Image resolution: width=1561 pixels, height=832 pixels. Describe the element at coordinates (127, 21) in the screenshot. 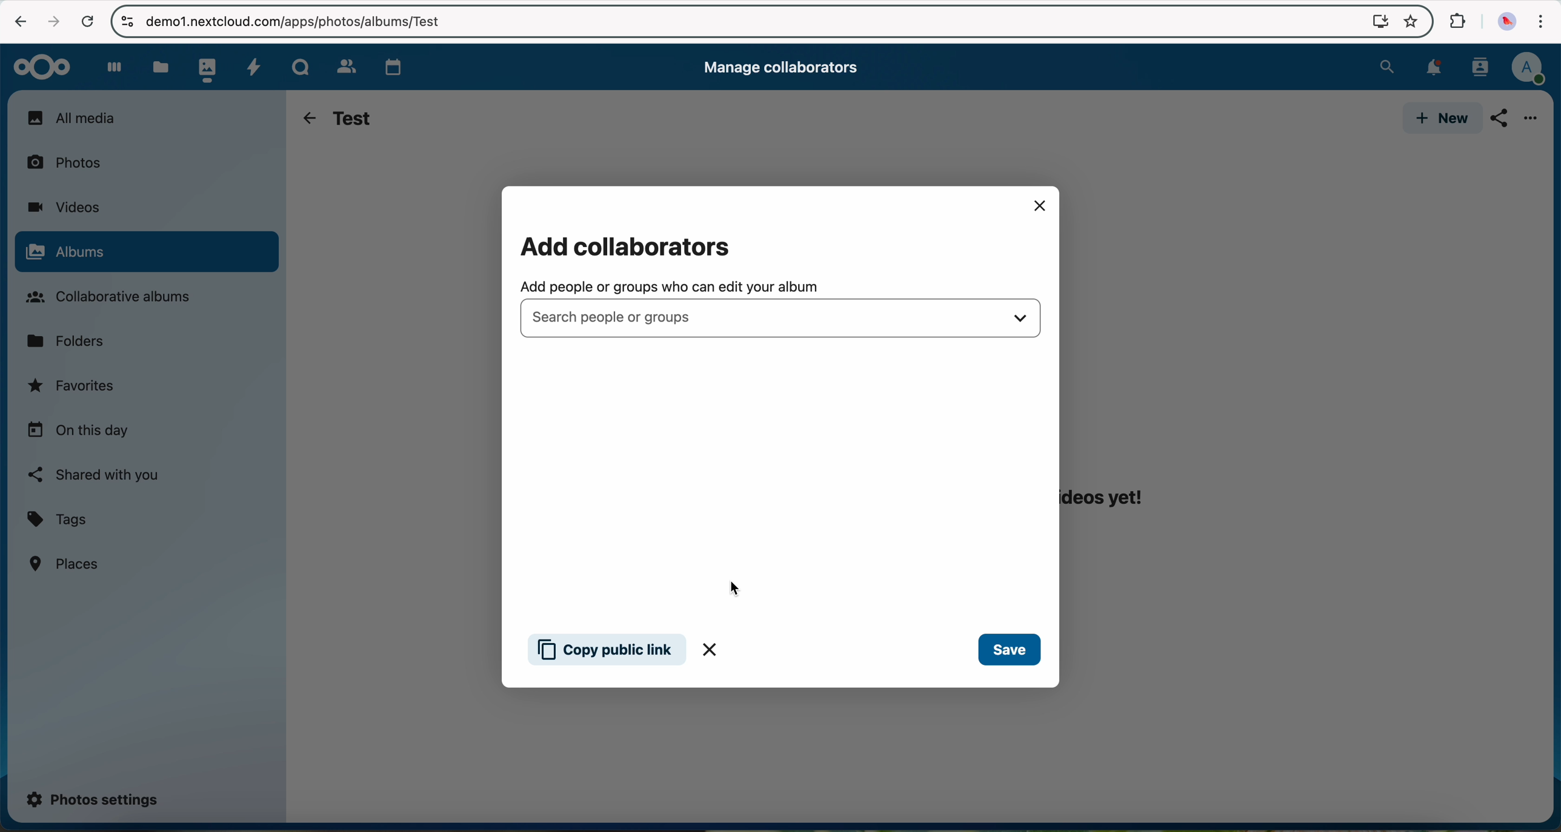

I see `controls` at that location.